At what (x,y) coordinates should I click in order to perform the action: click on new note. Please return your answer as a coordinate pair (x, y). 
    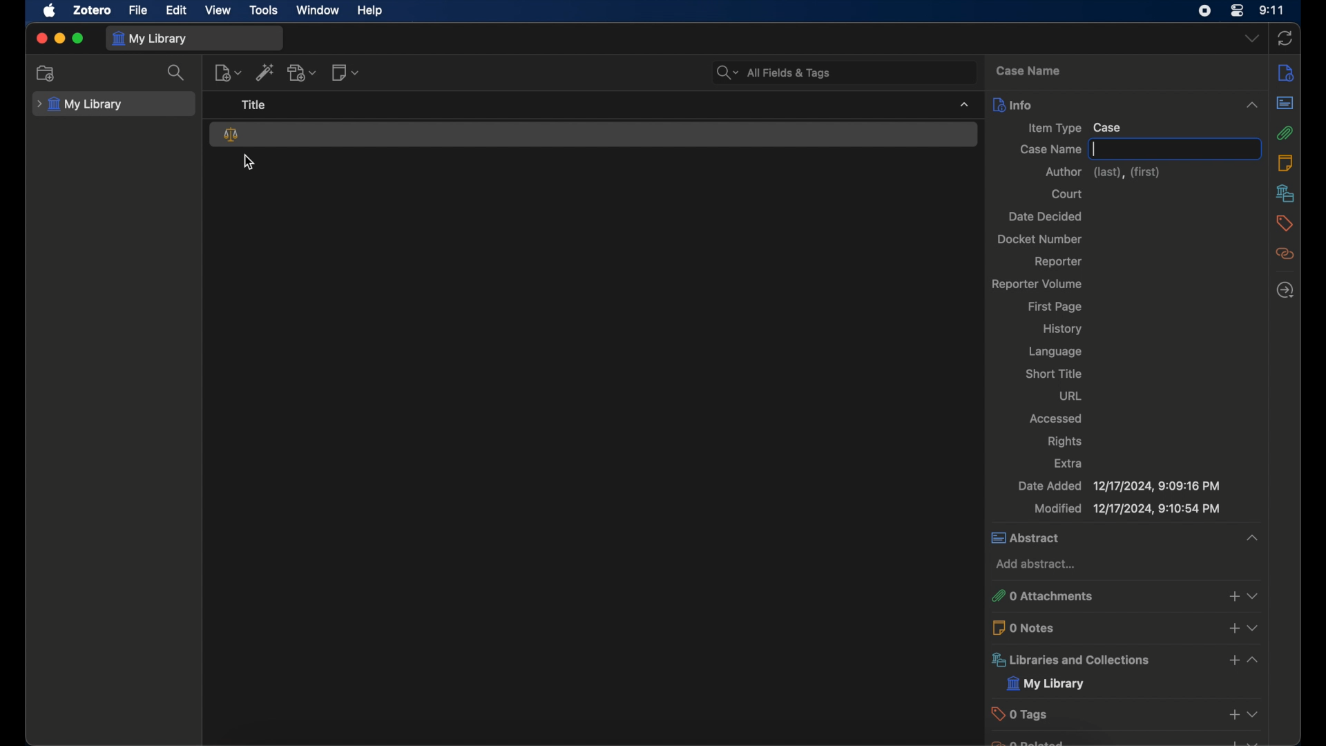
    Looking at the image, I should click on (345, 73).